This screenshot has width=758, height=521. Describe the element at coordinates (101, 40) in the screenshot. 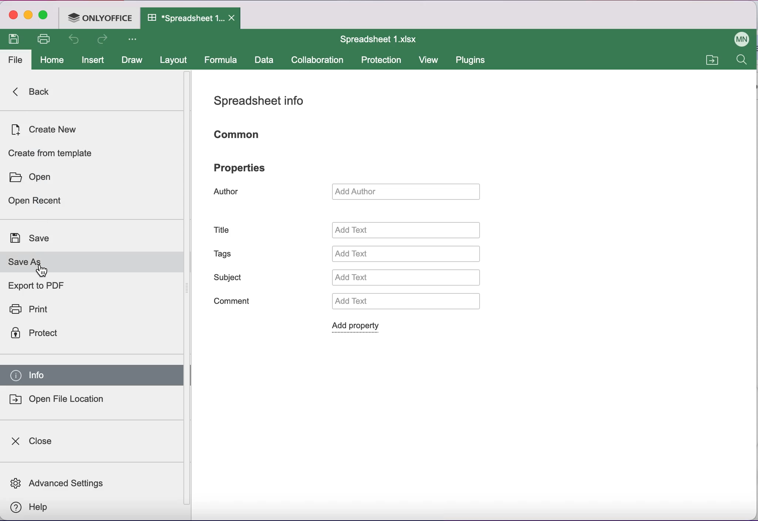

I see `forwards` at that location.